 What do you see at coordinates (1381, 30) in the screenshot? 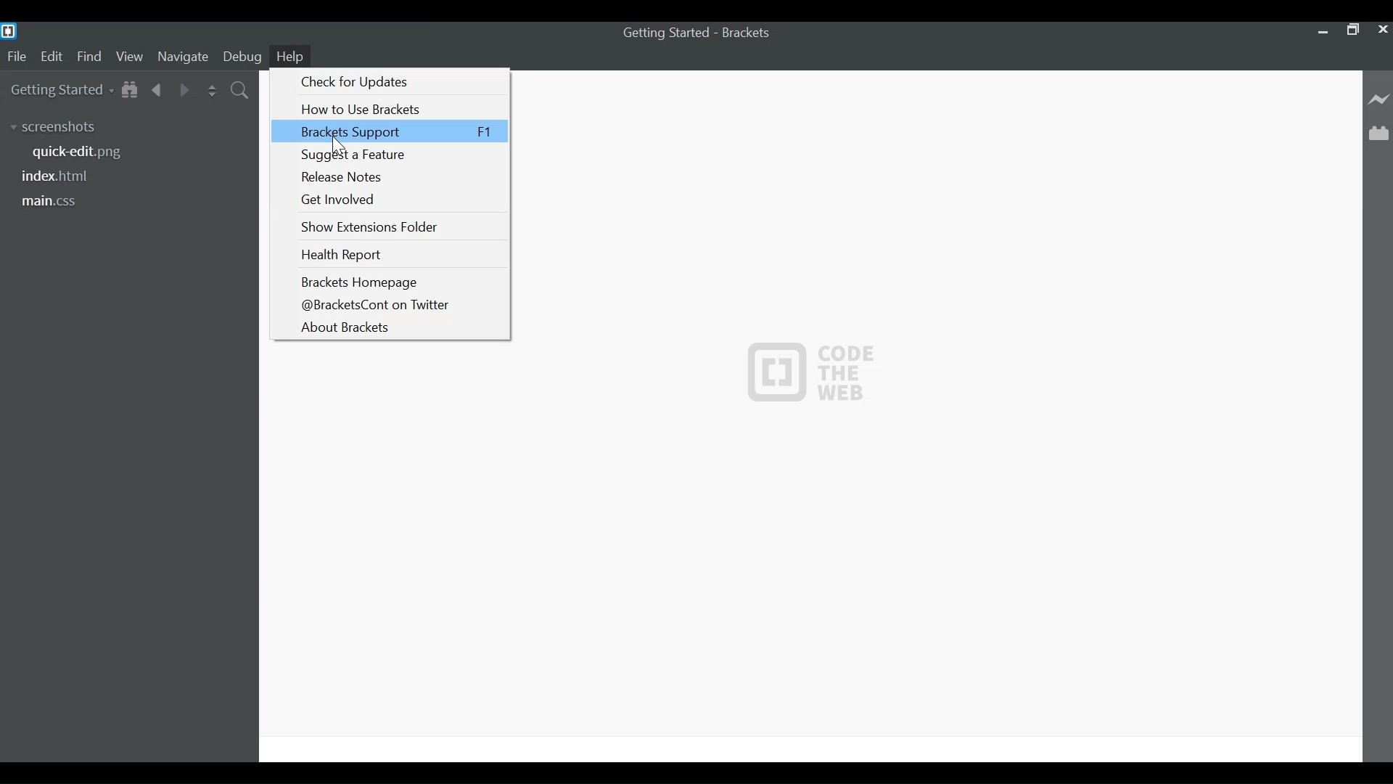
I see `Close` at bounding box center [1381, 30].